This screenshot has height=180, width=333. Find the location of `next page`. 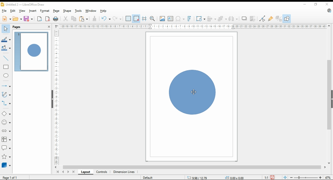

next page is located at coordinates (68, 172).